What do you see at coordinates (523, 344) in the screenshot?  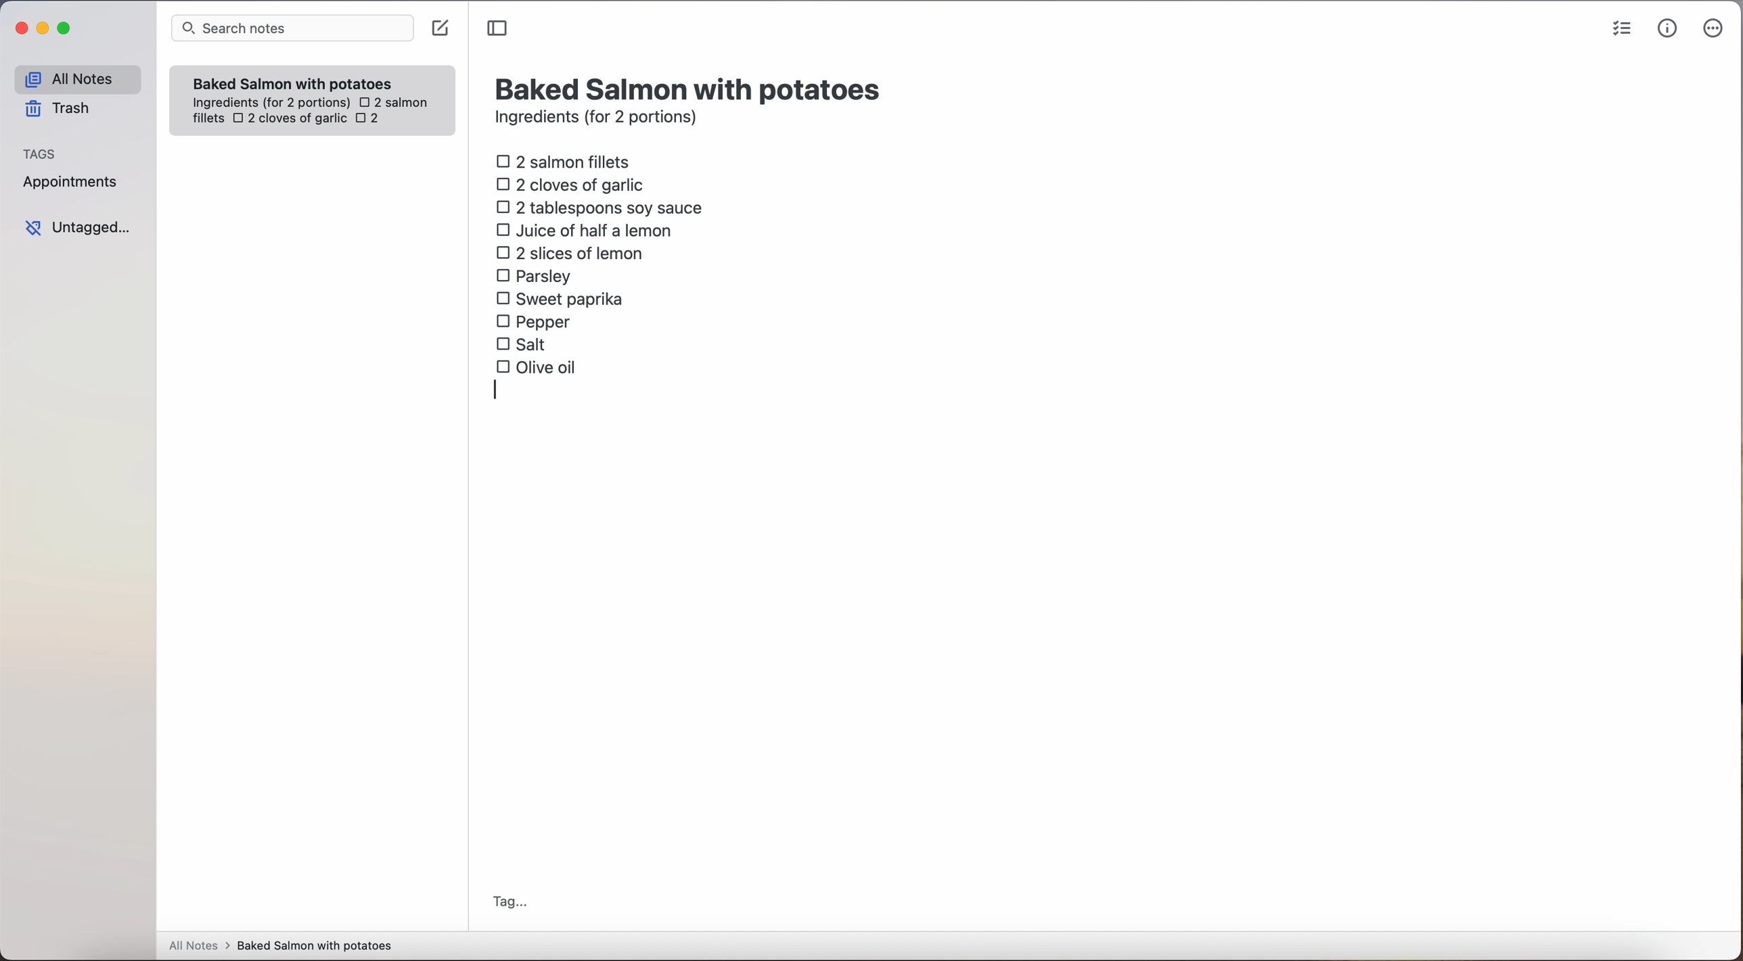 I see `salt` at bounding box center [523, 344].